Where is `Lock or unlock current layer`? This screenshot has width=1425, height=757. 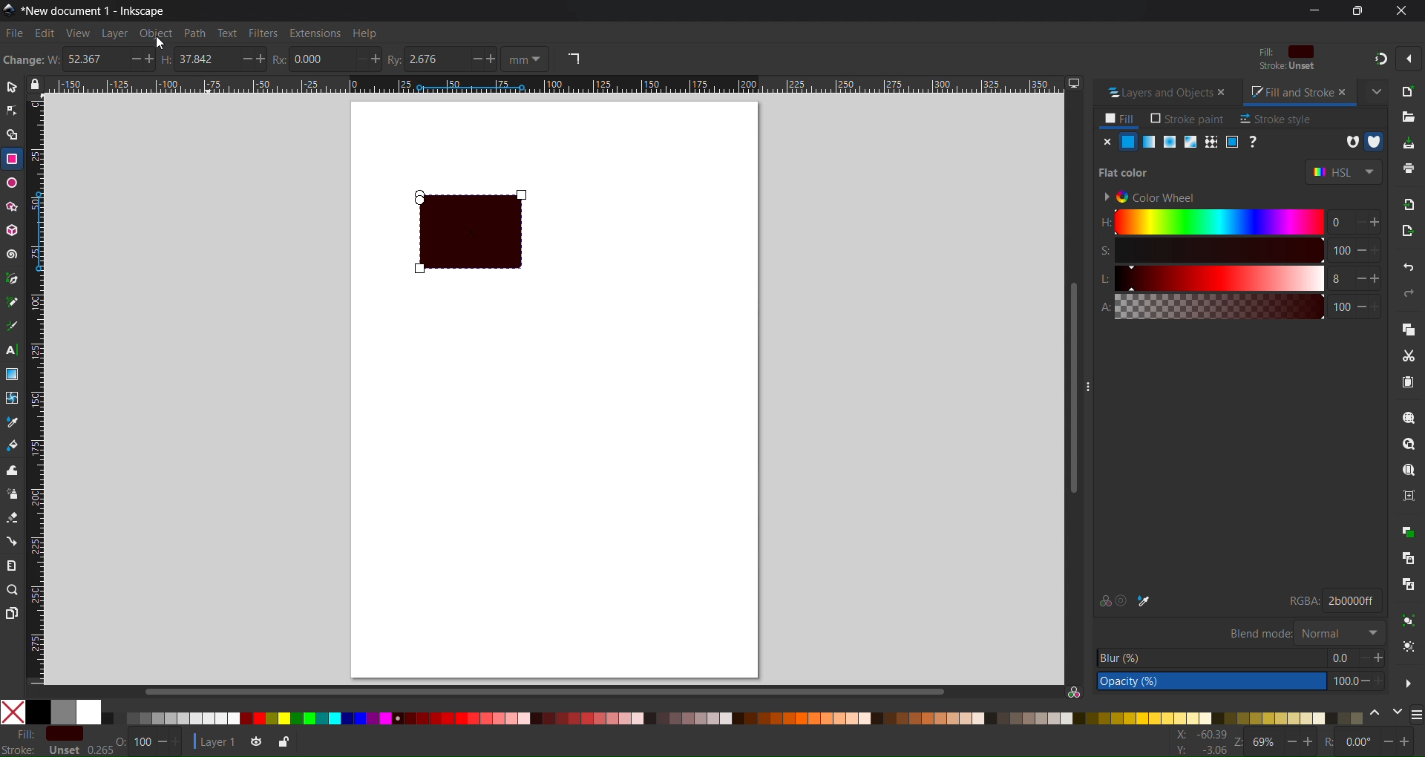
Lock or unlock current layer is located at coordinates (282, 744).